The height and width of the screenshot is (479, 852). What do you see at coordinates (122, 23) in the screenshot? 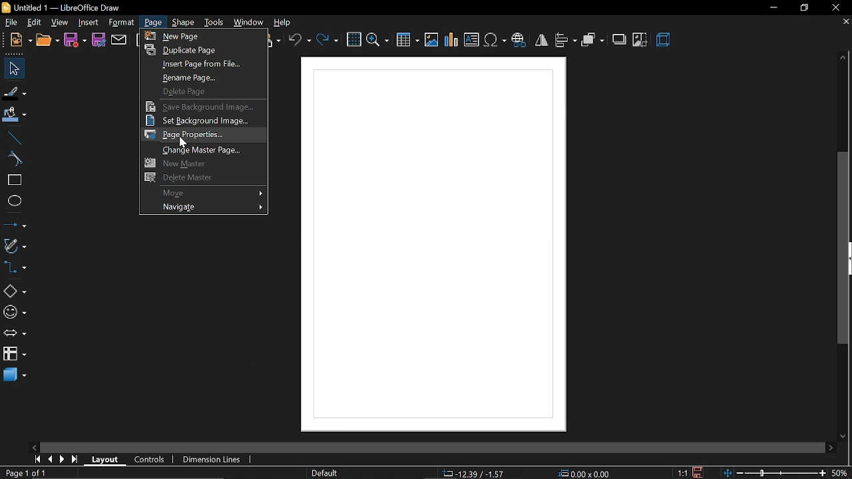
I see `format` at bounding box center [122, 23].